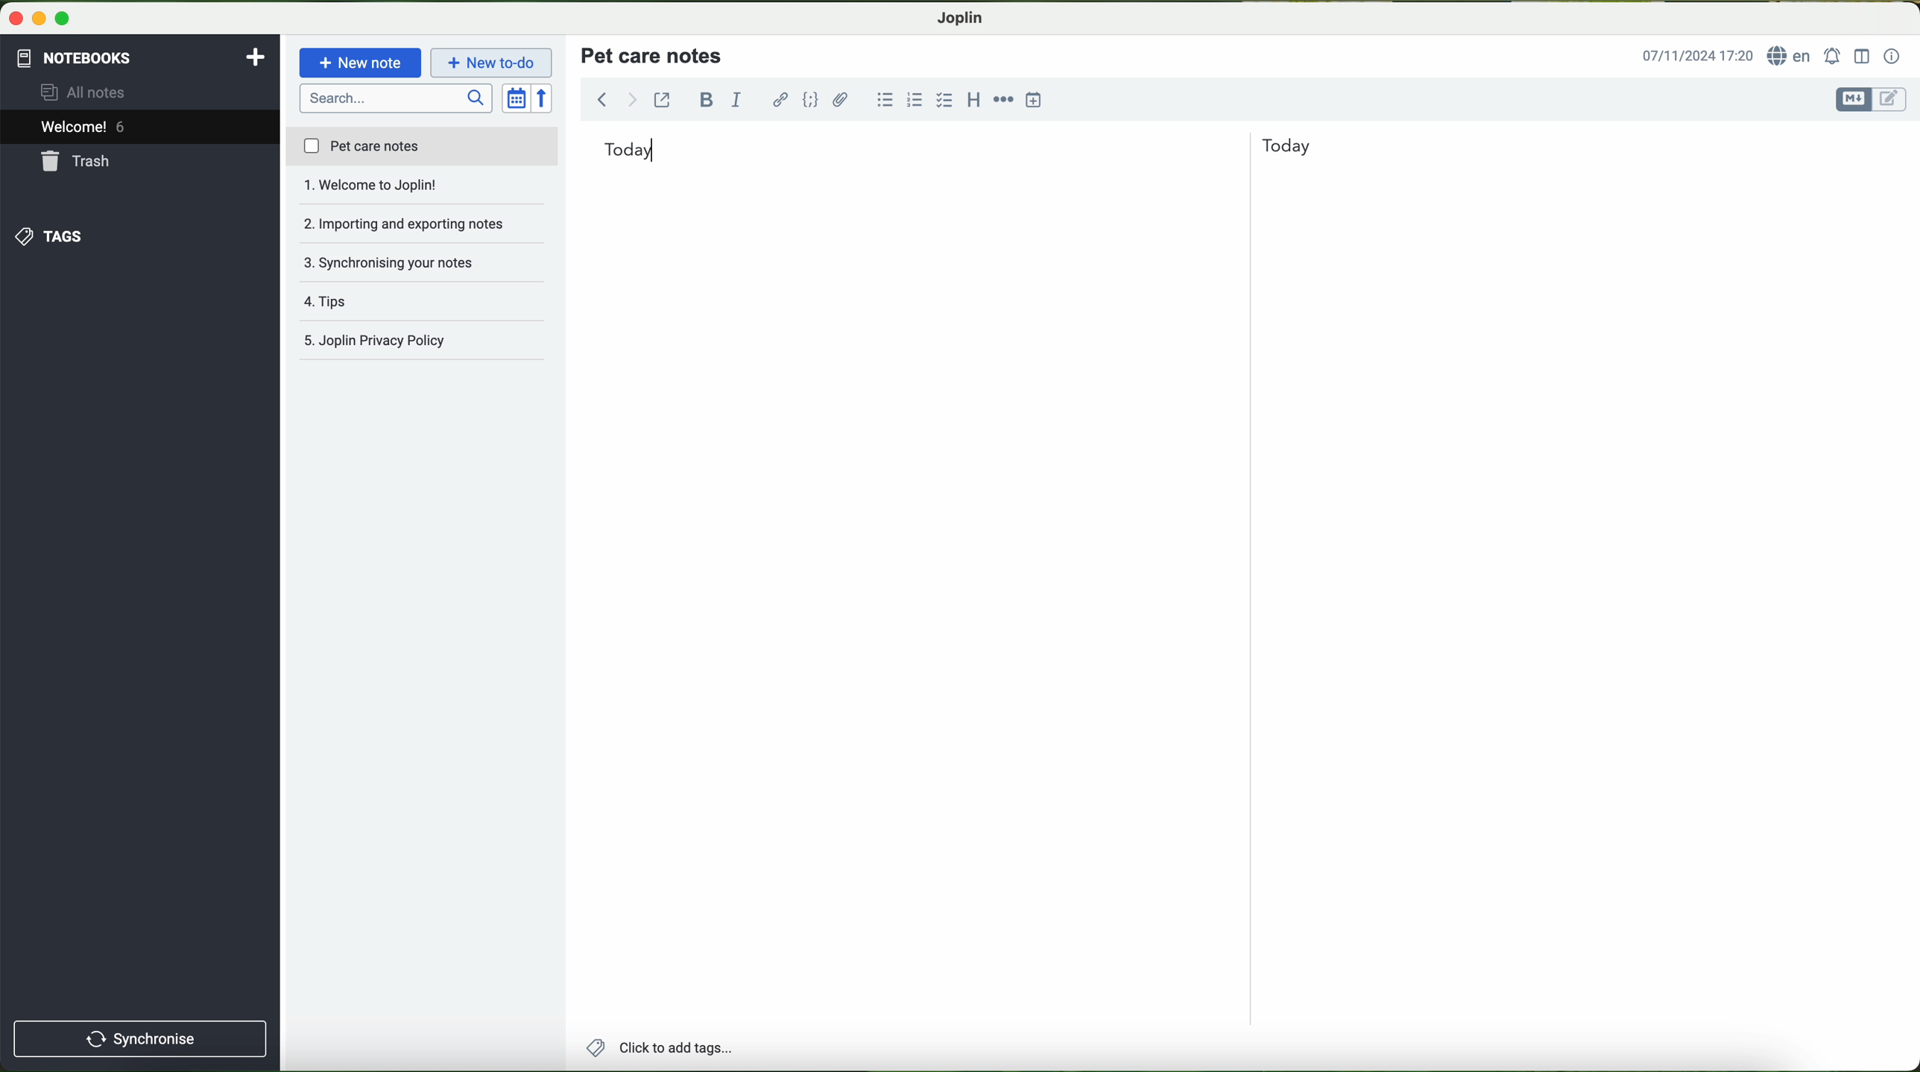  What do you see at coordinates (810, 99) in the screenshot?
I see `code` at bounding box center [810, 99].